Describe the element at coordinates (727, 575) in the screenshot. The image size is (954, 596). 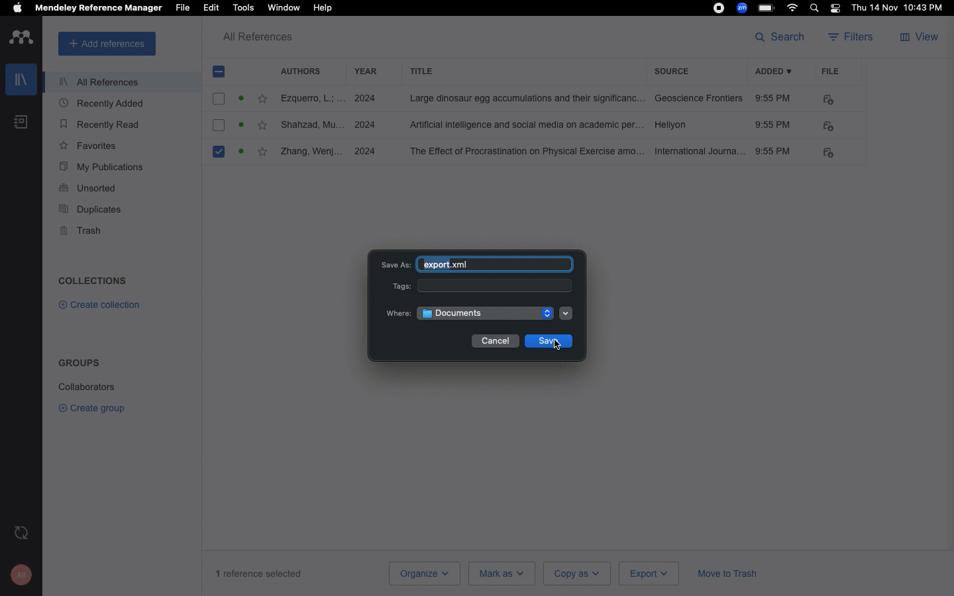
I see `Move to trash` at that location.